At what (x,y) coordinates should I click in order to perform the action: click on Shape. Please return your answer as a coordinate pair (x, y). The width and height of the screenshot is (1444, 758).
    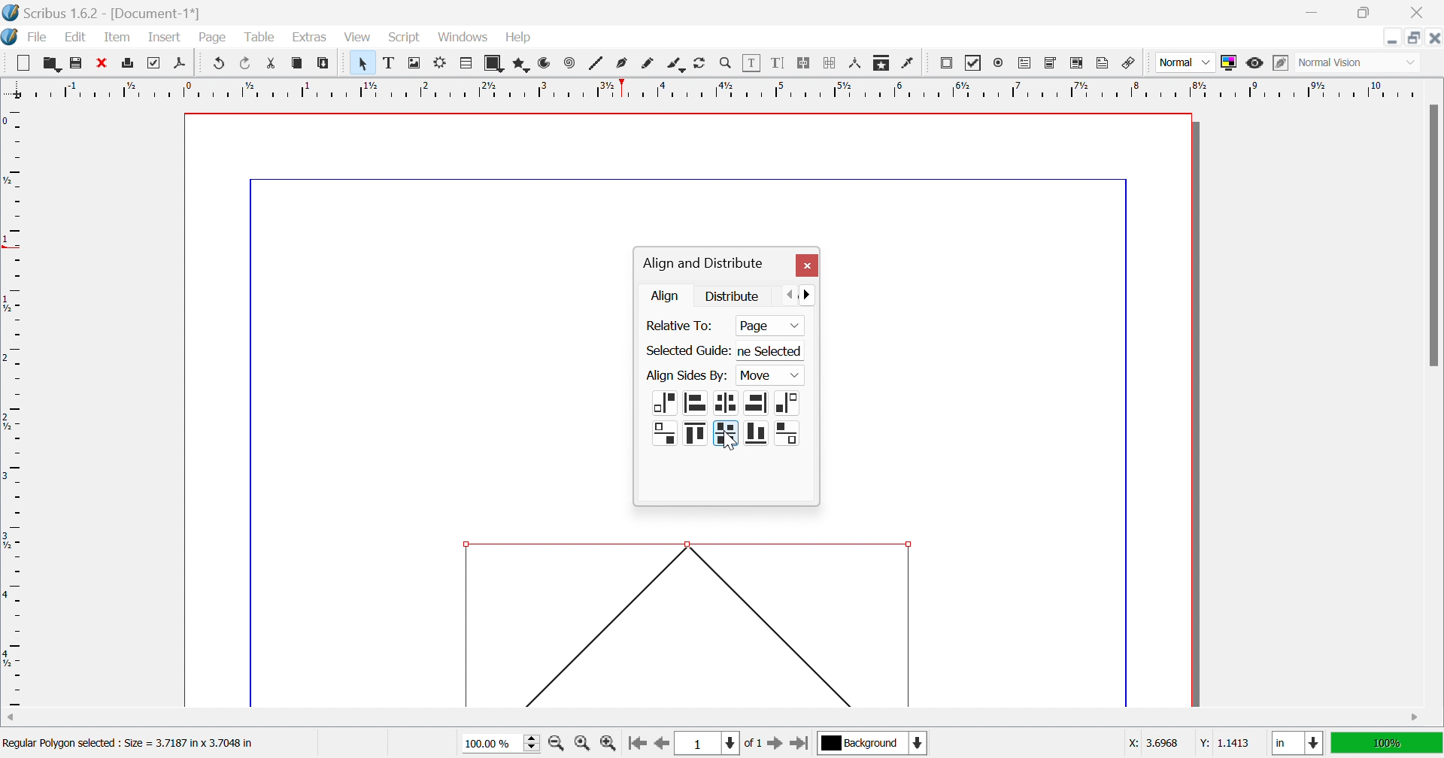
    Looking at the image, I should click on (686, 623).